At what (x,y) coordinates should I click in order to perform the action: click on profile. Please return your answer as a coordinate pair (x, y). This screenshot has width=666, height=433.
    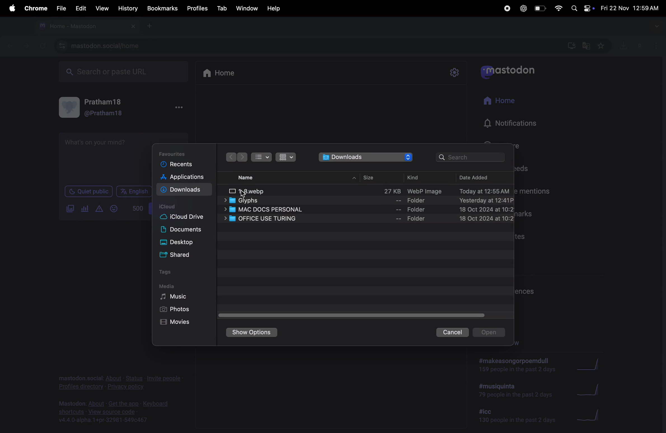
    Looking at the image, I should click on (637, 46).